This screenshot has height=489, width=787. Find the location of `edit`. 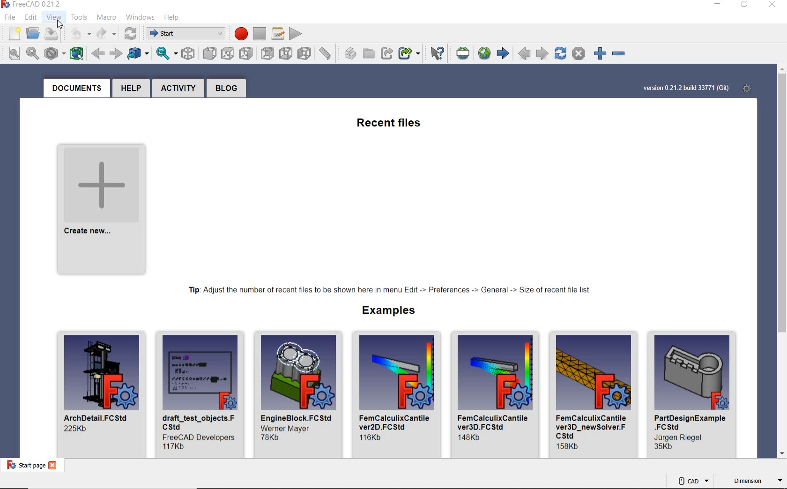

edit is located at coordinates (31, 18).